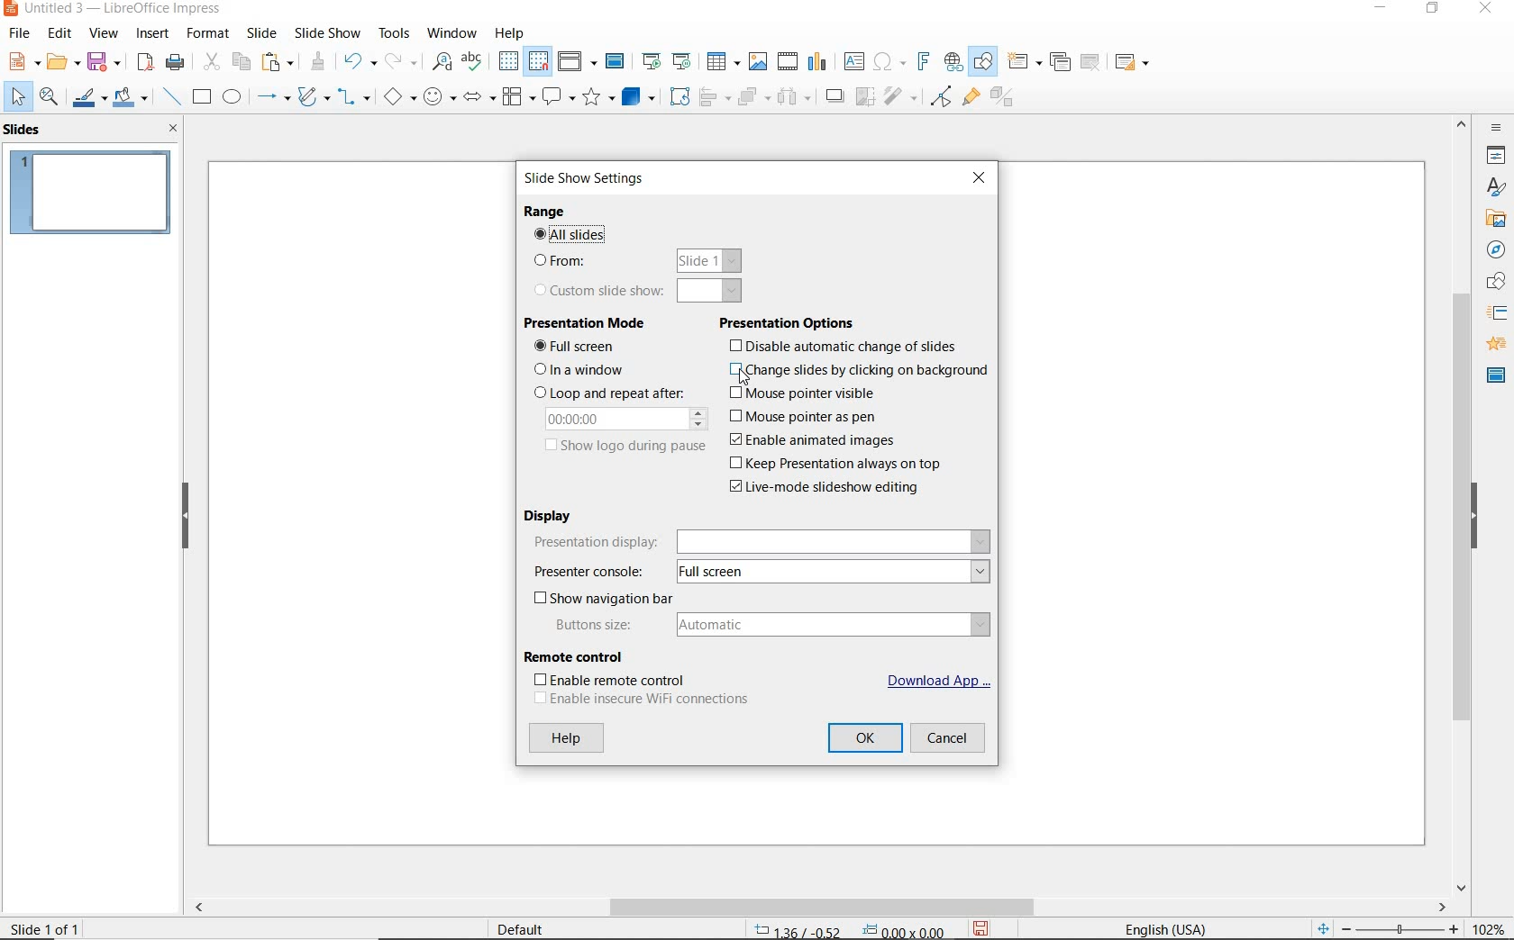  Describe the element at coordinates (981, 926) in the screenshot. I see `SAVE` at that location.